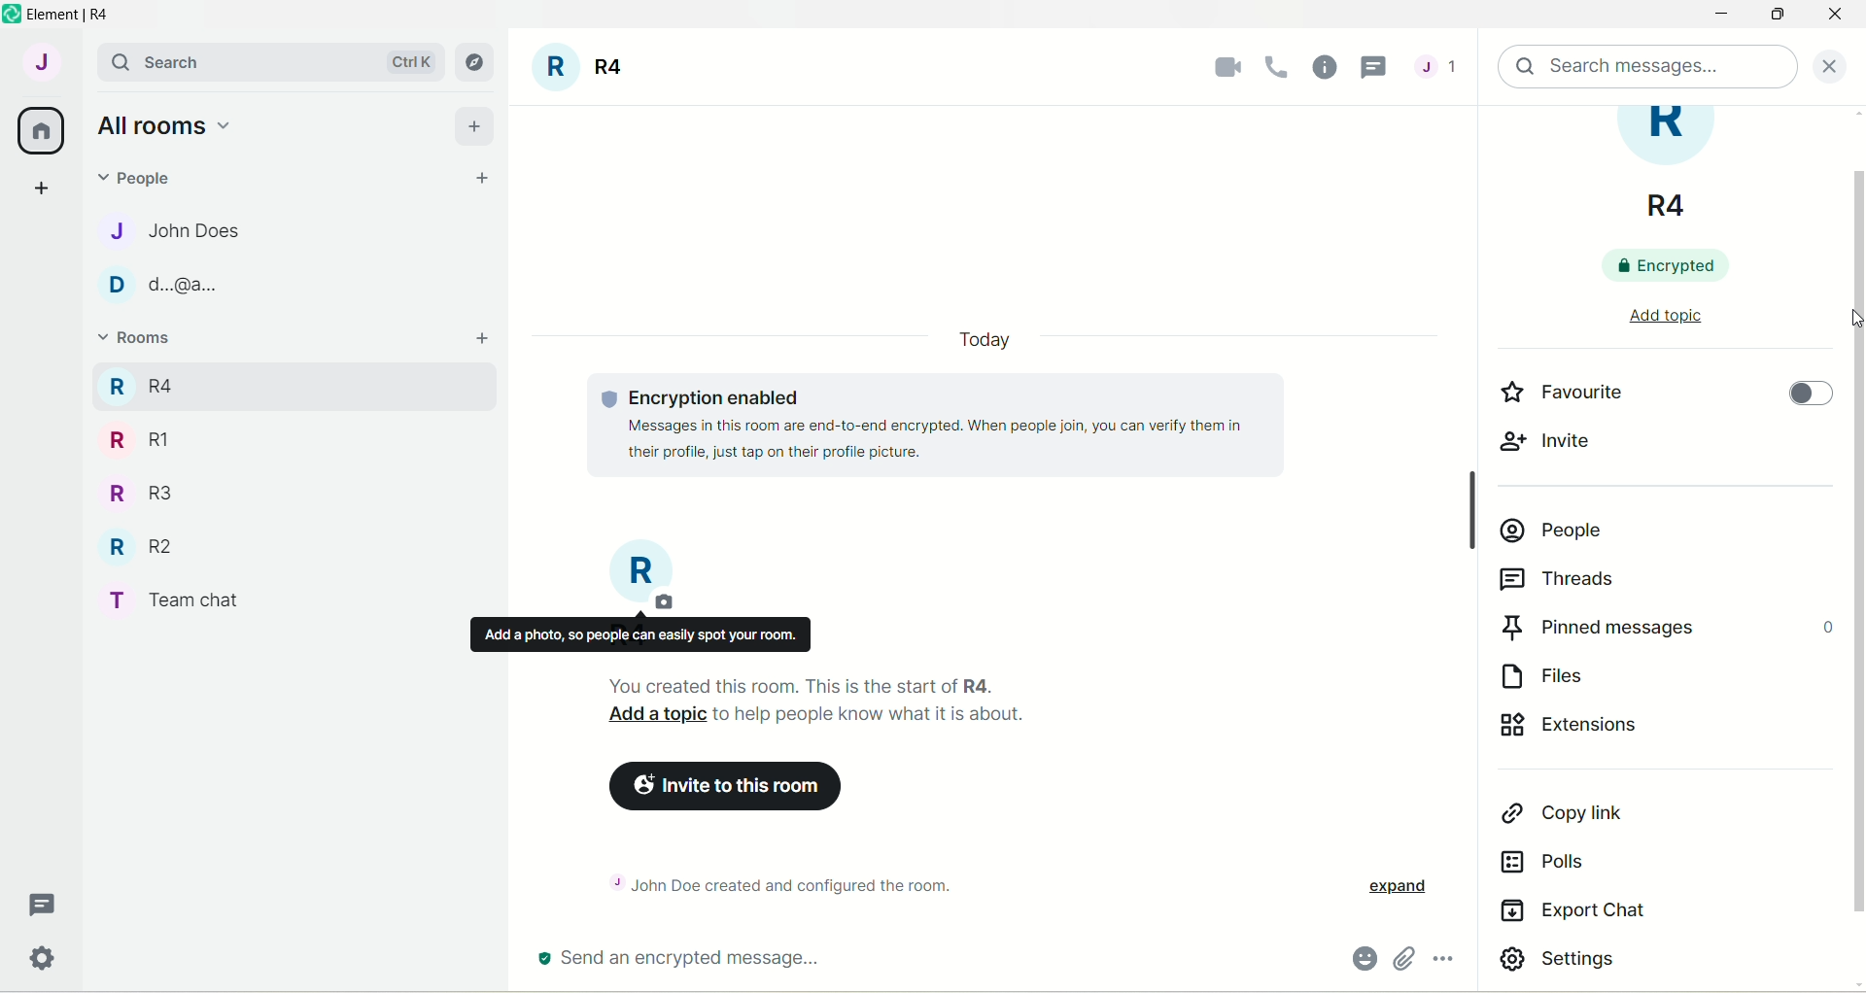 The width and height of the screenshot is (1866, 993). Describe the element at coordinates (156, 230) in the screenshot. I see `J John Does` at that location.